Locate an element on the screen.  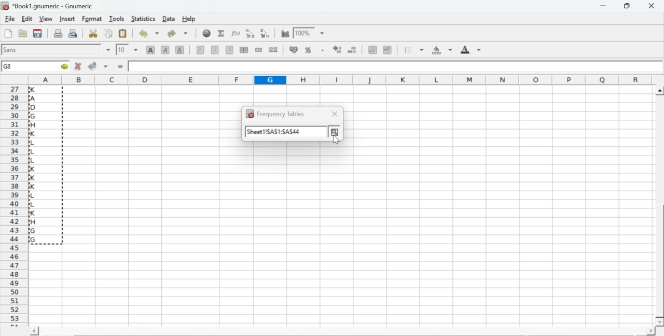
bold is located at coordinates (151, 49).